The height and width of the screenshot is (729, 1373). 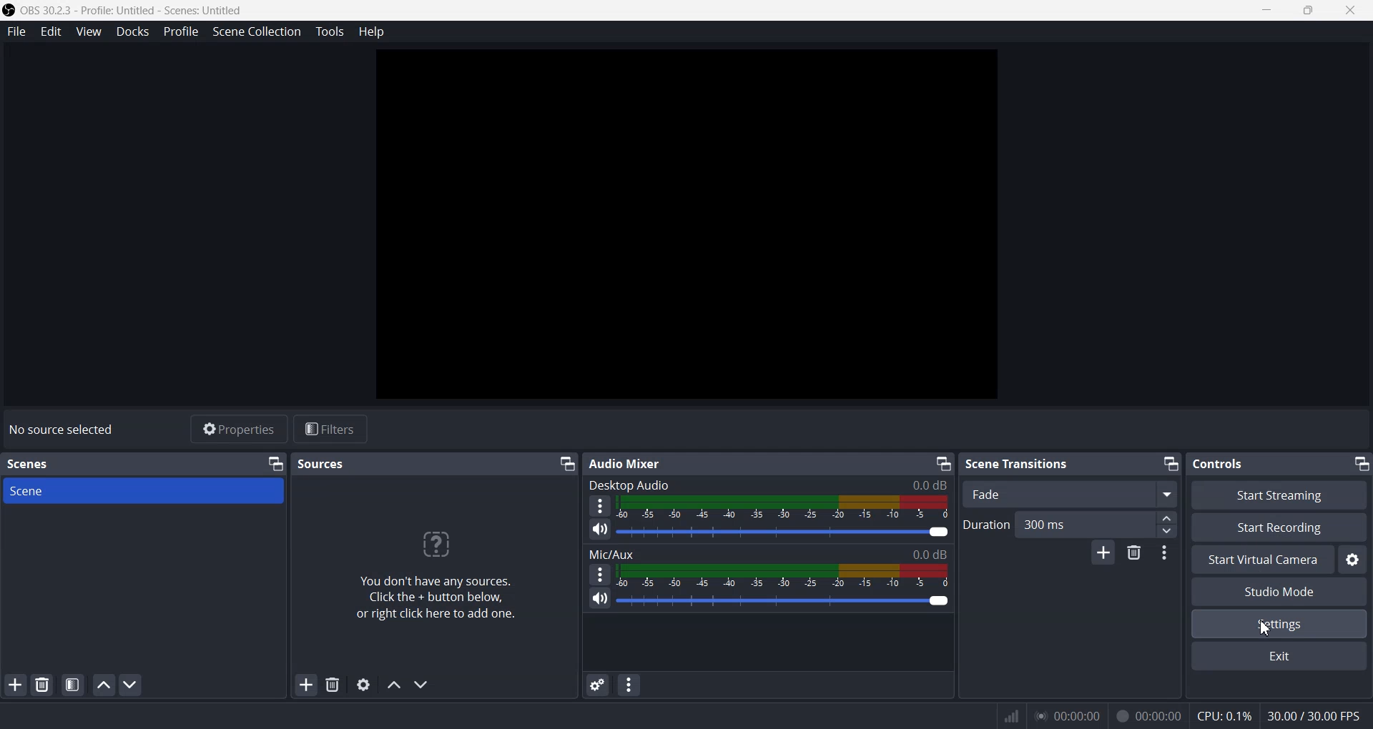 What do you see at coordinates (335, 429) in the screenshot?
I see `Filters` at bounding box center [335, 429].